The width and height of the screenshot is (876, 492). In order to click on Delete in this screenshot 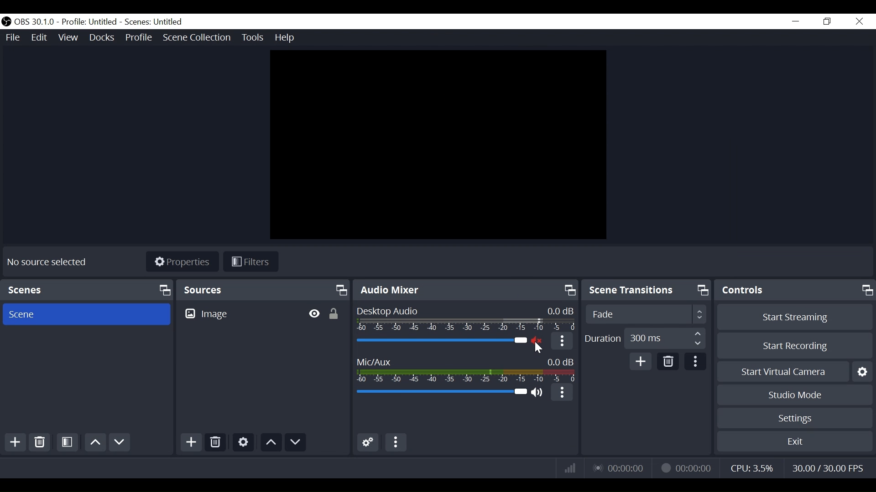, I will do `click(214, 442)`.